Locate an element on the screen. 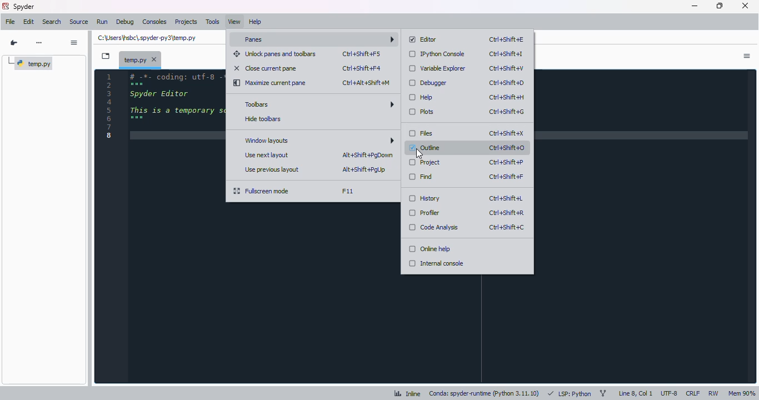 The image size is (759, 400). files is located at coordinates (421, 133).